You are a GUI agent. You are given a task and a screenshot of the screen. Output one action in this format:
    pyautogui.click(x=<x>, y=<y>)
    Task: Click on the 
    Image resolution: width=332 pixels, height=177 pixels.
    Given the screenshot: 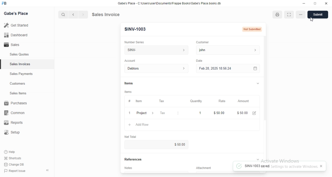 What is the action you would take?
    pyautogui.click(x=129, y=101)
    